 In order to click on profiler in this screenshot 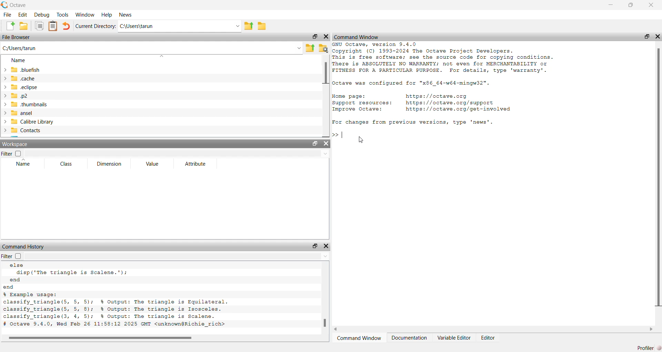, I will do `click(647, 347)`.